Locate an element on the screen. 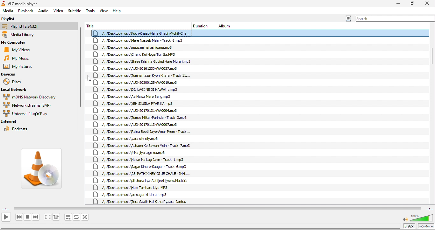  local network is located at coordinates (17, 89).